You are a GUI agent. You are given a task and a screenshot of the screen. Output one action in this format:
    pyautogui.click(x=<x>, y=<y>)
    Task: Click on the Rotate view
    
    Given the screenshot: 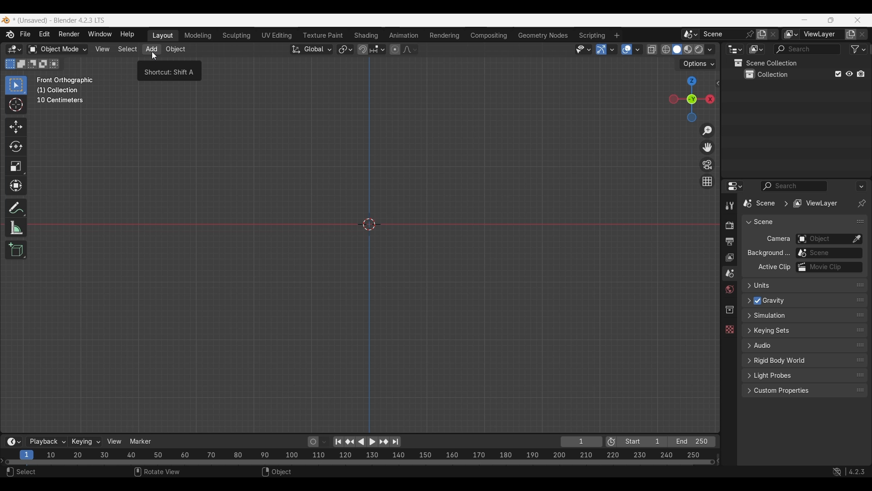 What is the action you would take?
    pyautogui.click(x=157, y=473)
    